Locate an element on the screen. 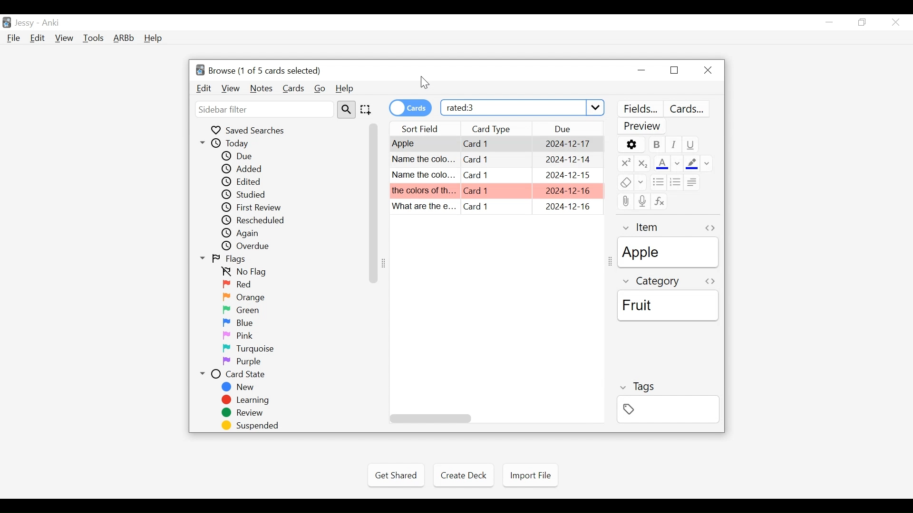 The image size is (913, 513). View is located at coordinates (231, 89).